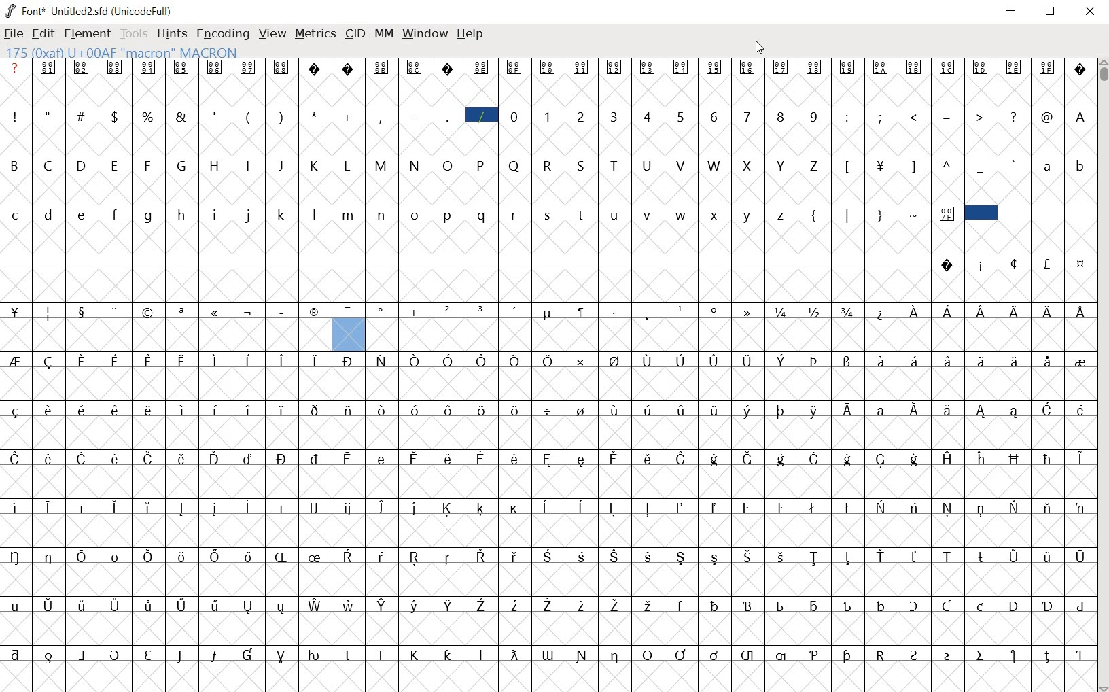 The image size is (1109, 692). Describe the element at coordinates (349, 116) in the screenshot. I see `+` at that location.